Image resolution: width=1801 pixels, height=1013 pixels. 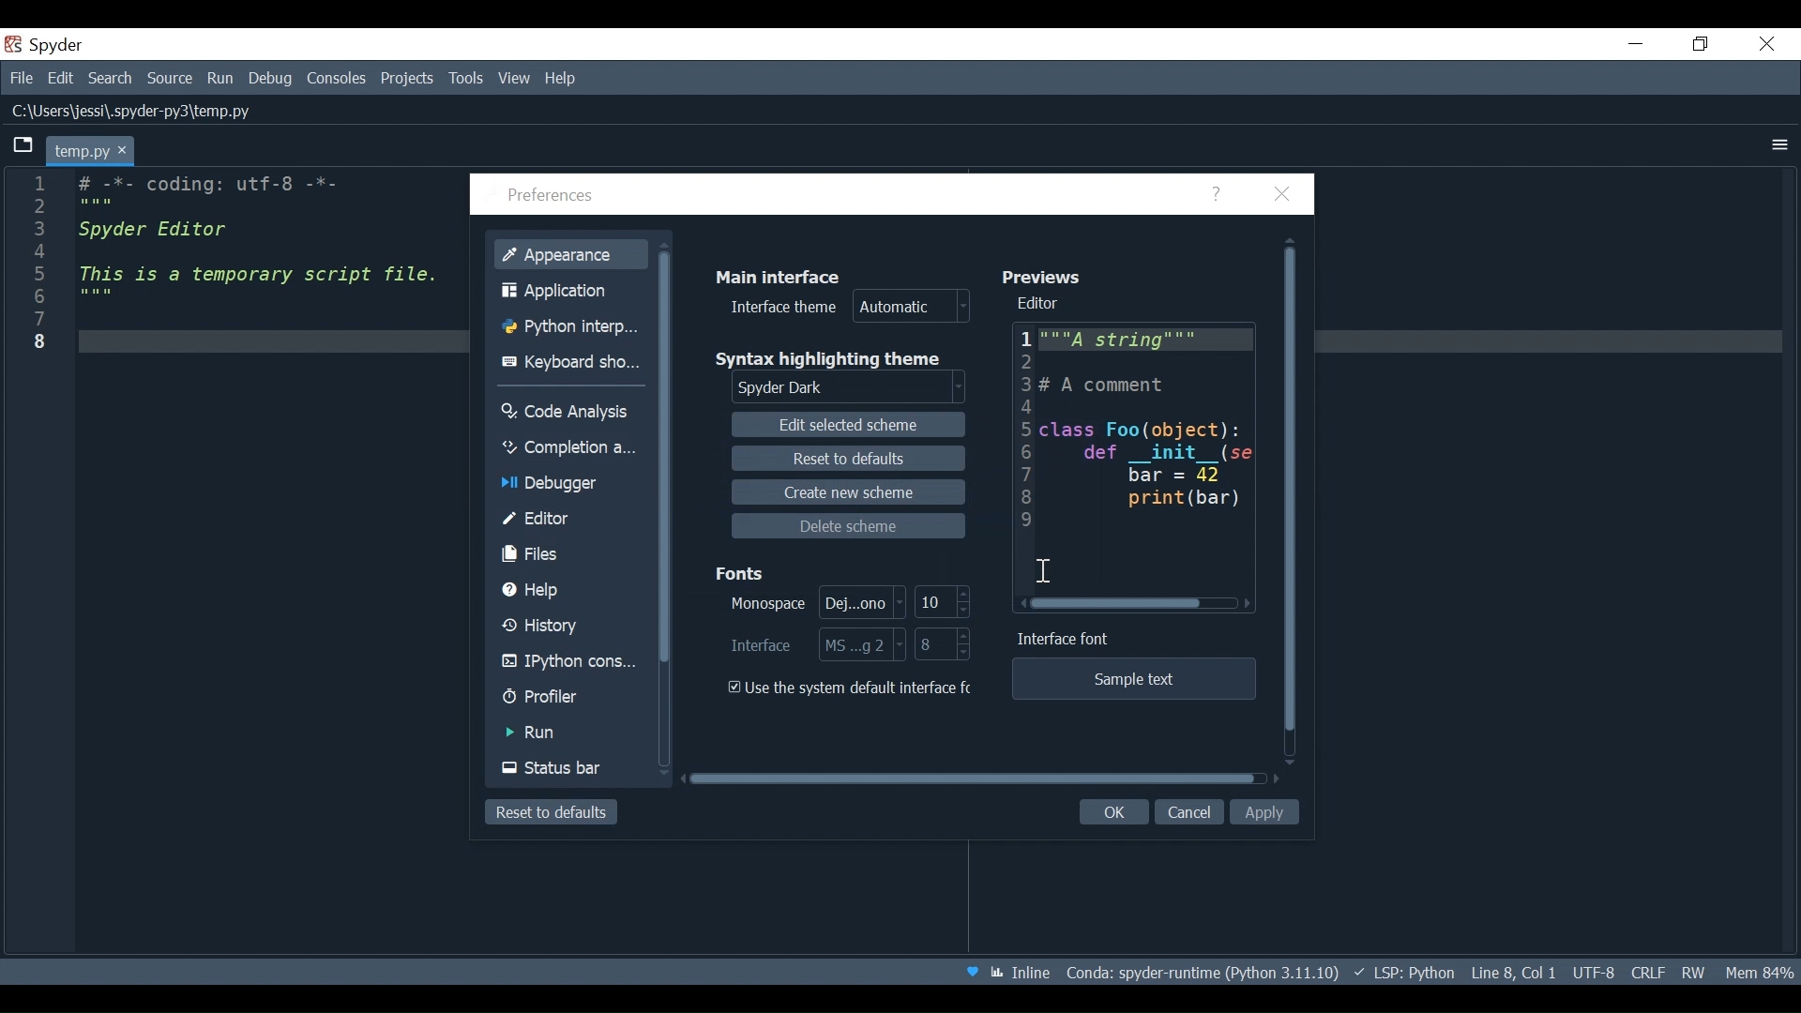 What do you see at coordinates (1647, 971) in the screenshot?
I see `File EQL Stat` at bounding box center [1647, 971].